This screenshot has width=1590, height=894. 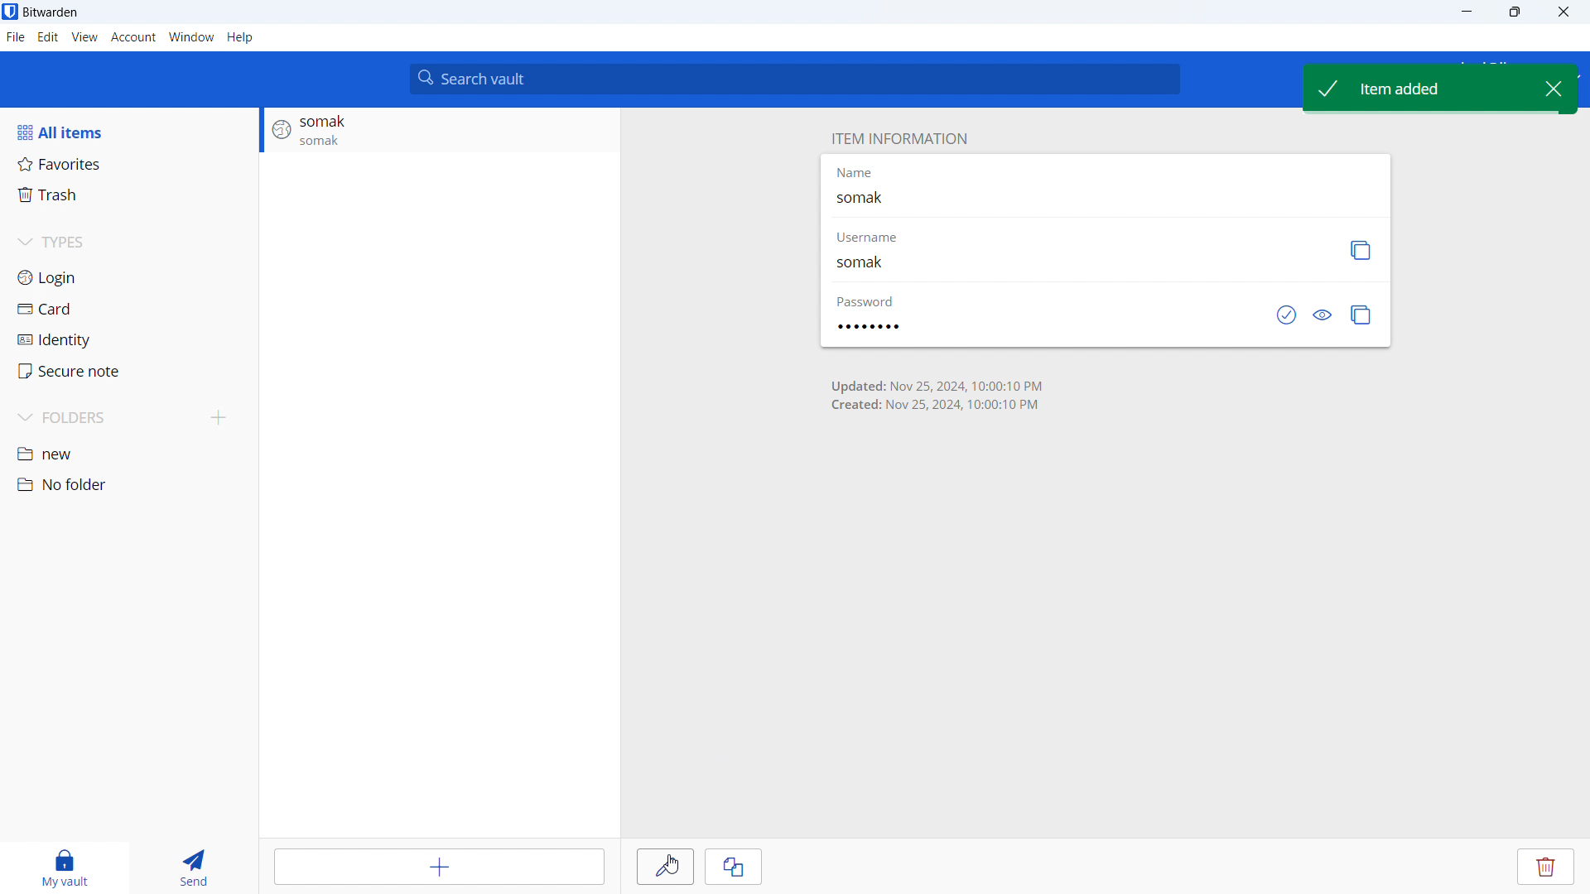 What do you see at coordinates (48, 37) in the screenshot?
I see `edit` at bounding box center [48, 37].